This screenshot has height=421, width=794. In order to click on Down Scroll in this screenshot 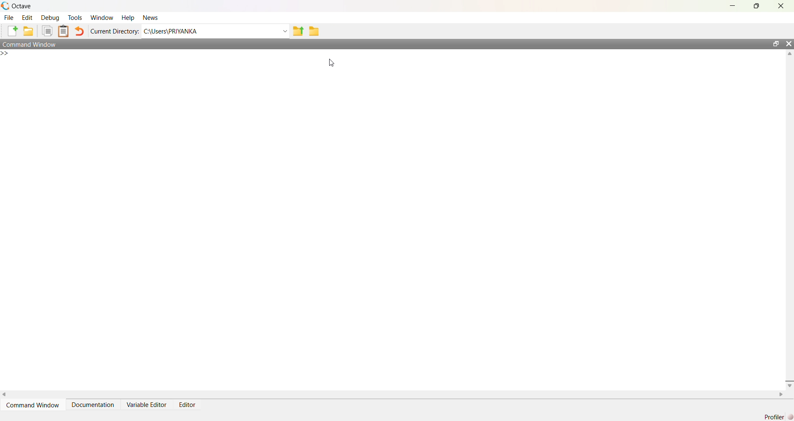, I will do `click(789, 386)`.